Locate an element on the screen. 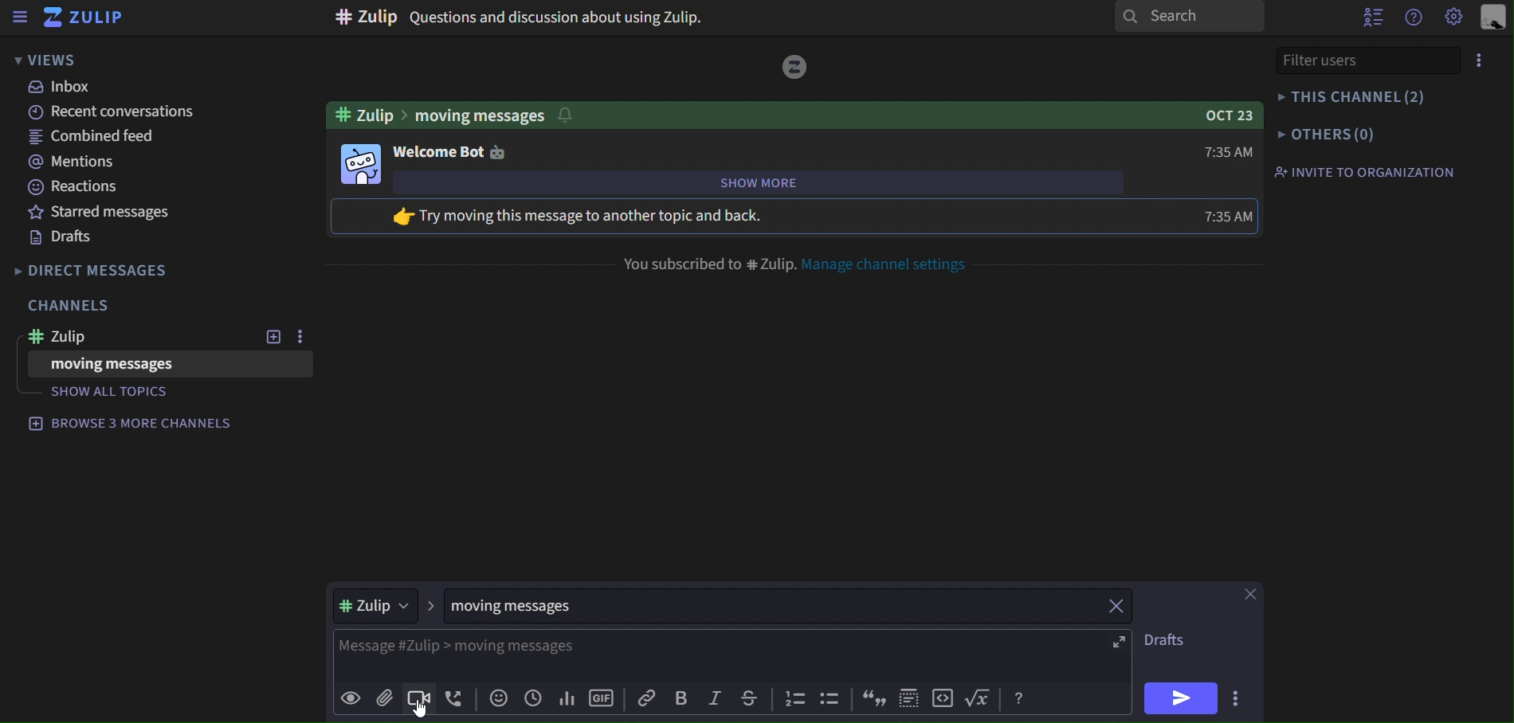 The height and width of the screenshot is (723, 1514). send is located at coordinates (1177, 698).